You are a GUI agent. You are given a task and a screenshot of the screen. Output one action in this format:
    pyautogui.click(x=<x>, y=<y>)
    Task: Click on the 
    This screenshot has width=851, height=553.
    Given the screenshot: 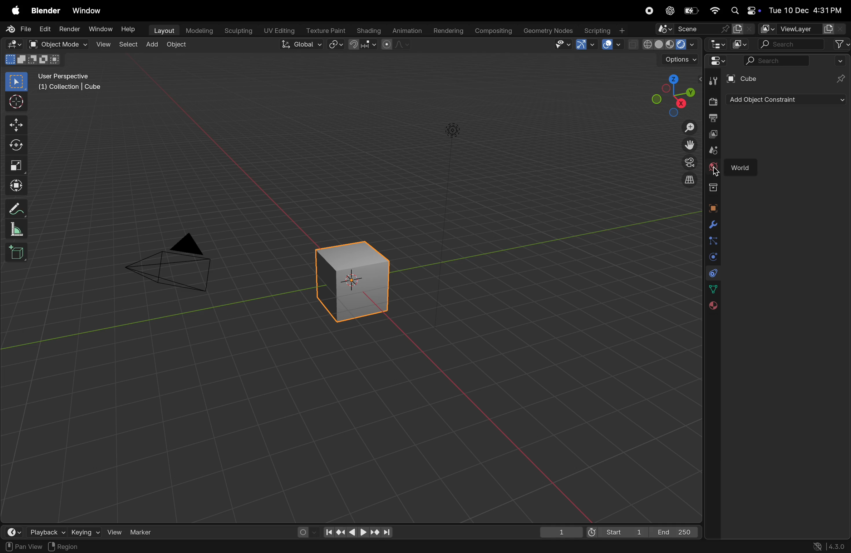 What is the action you would take?
    pyautogui.click(x=152, y=45)
    